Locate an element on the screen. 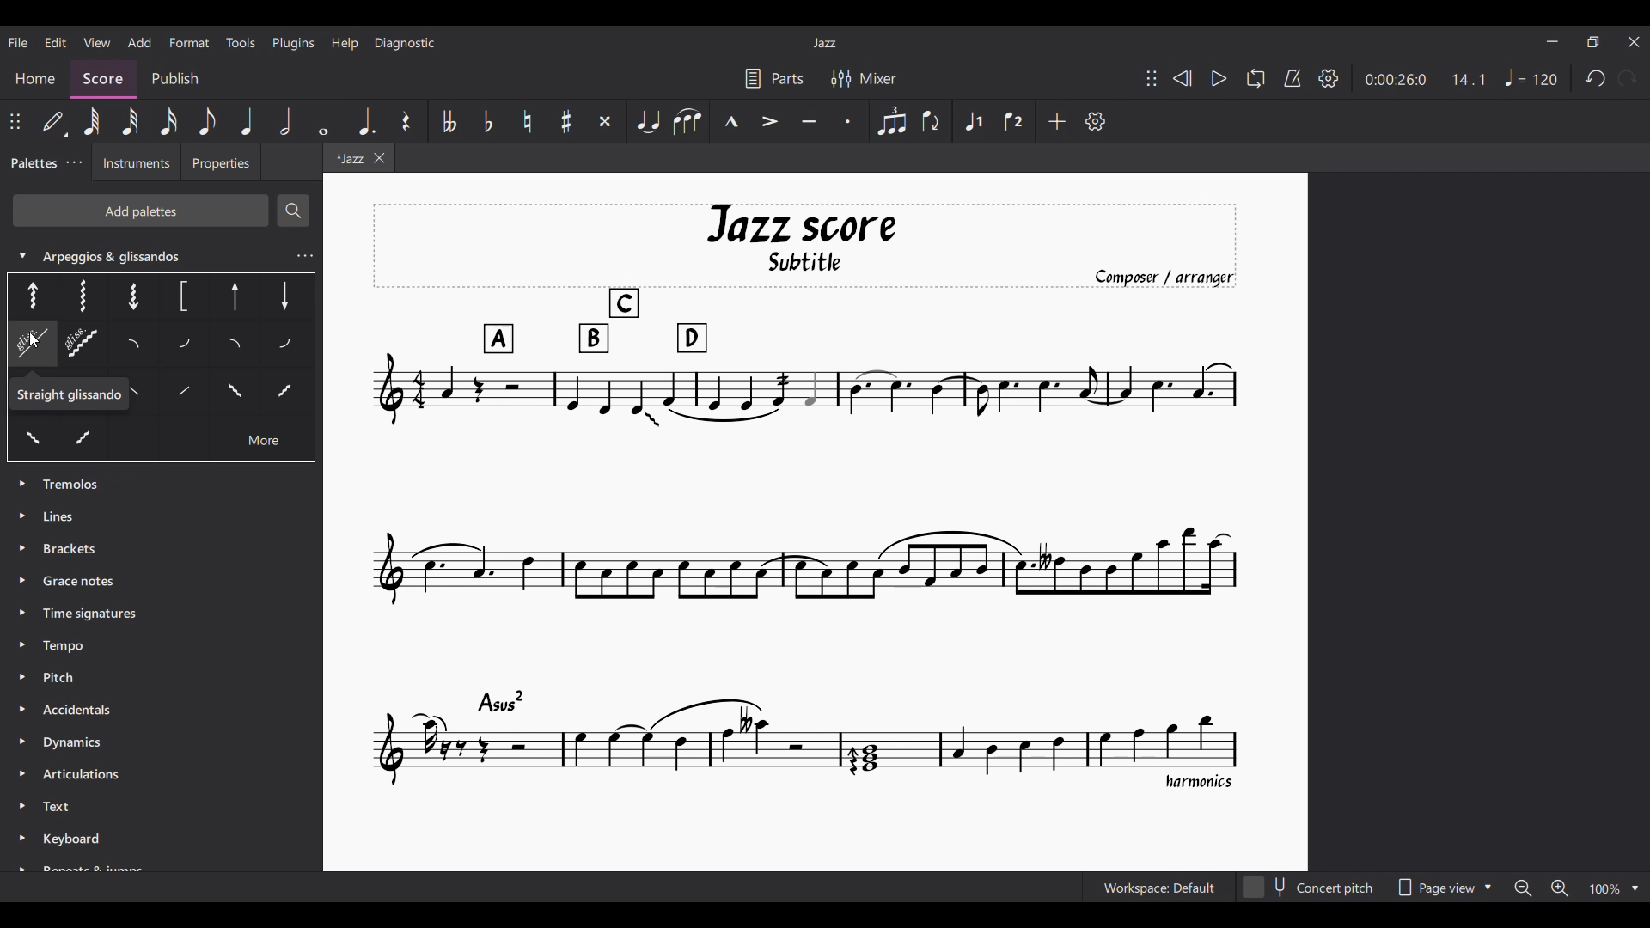 This screenshot has height=928, width=1650. Customization settings is located at coordinates (1096, 121).